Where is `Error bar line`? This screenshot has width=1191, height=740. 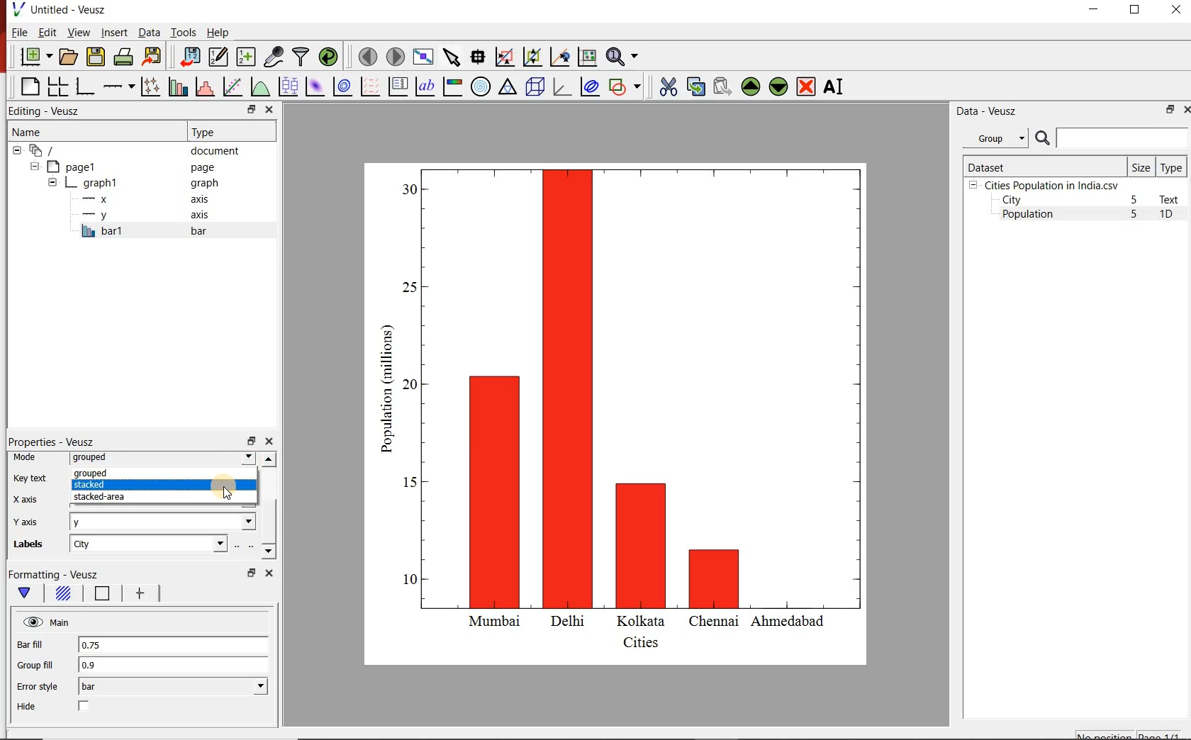 Error bar line is located at coordinates (139, 595).